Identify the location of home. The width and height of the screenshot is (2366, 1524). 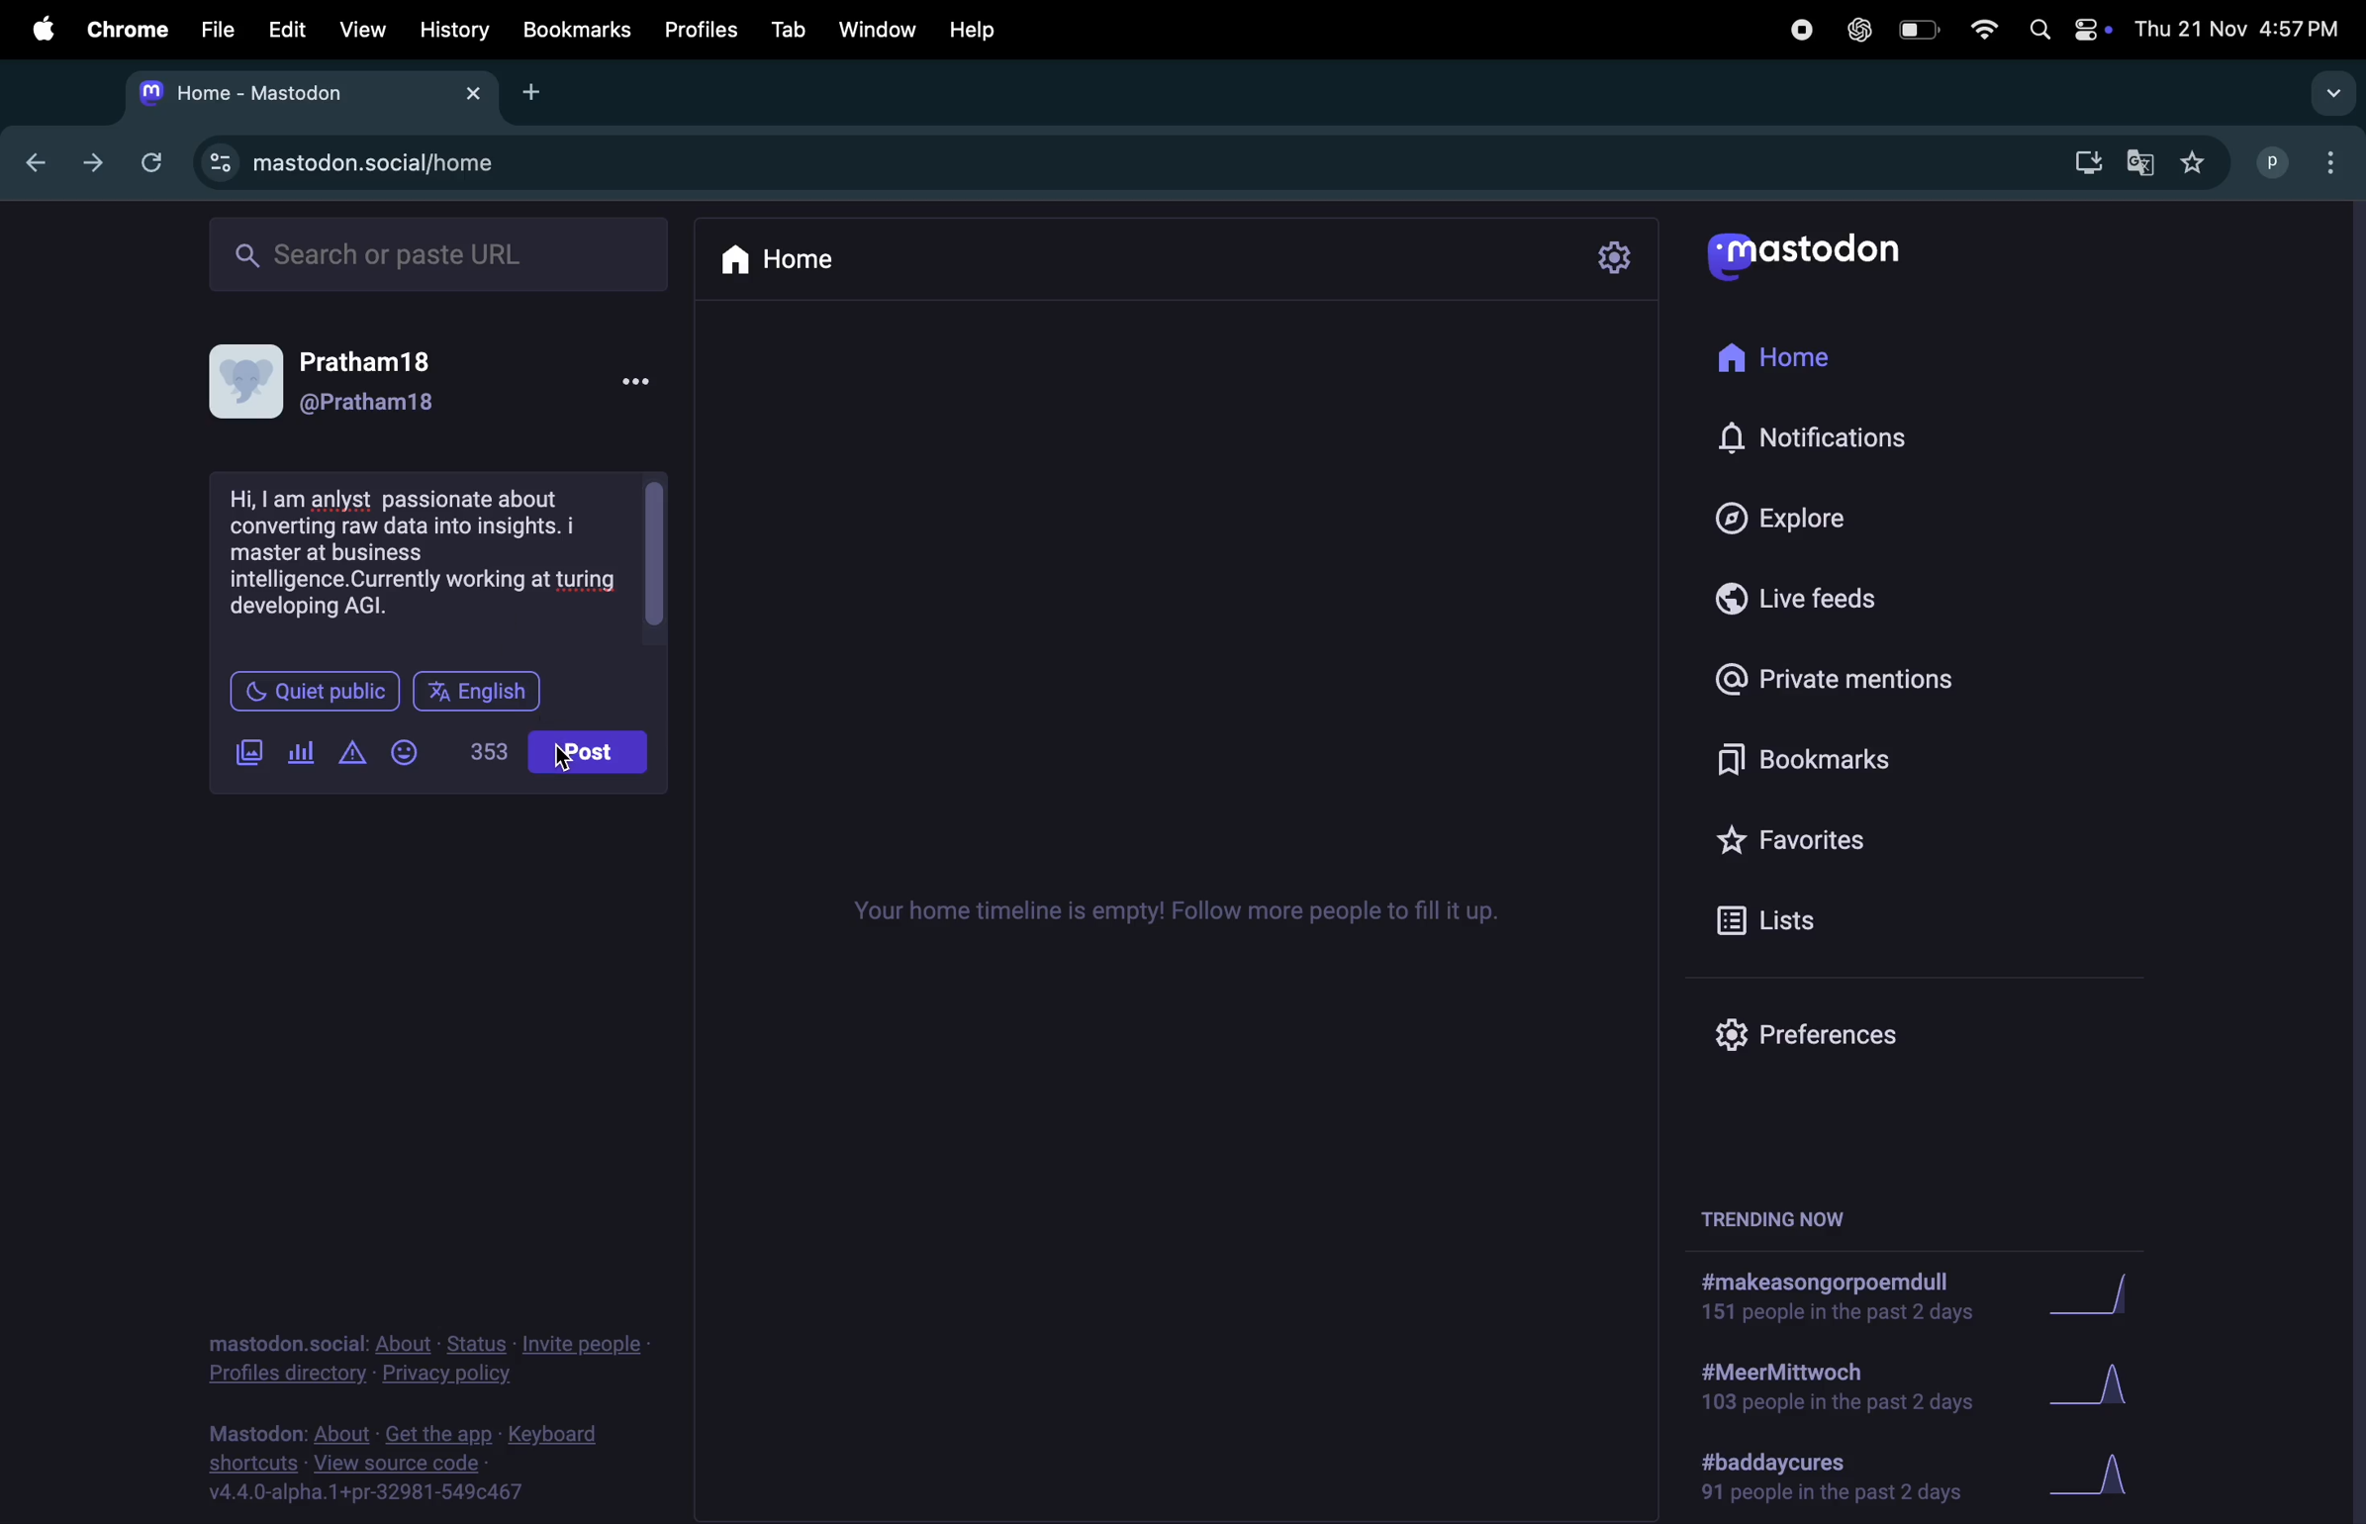
(791, 260).